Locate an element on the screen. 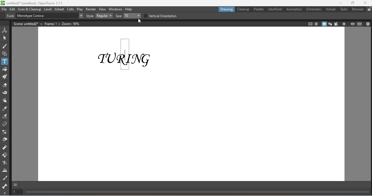  Minimize is located at coordinates (338, 3).